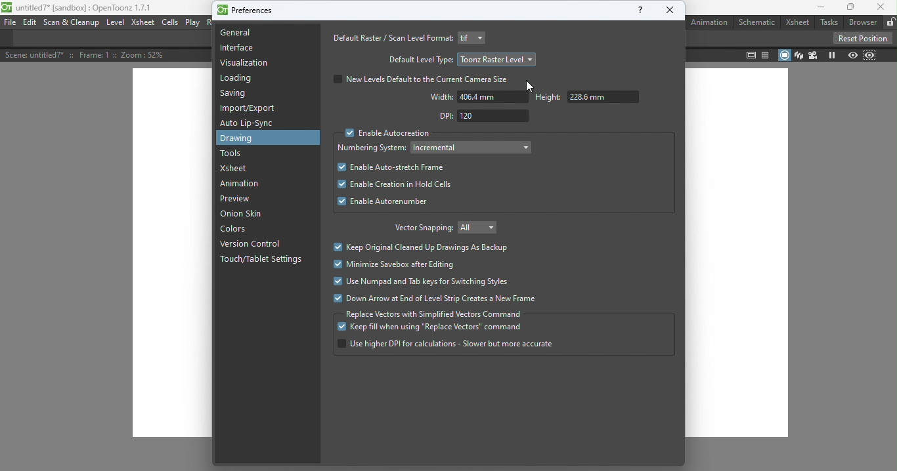 This screenshot has width=897, height=471. Describe the element at coordinates (7, 8) in the screenshot. I see `logo` at that location.